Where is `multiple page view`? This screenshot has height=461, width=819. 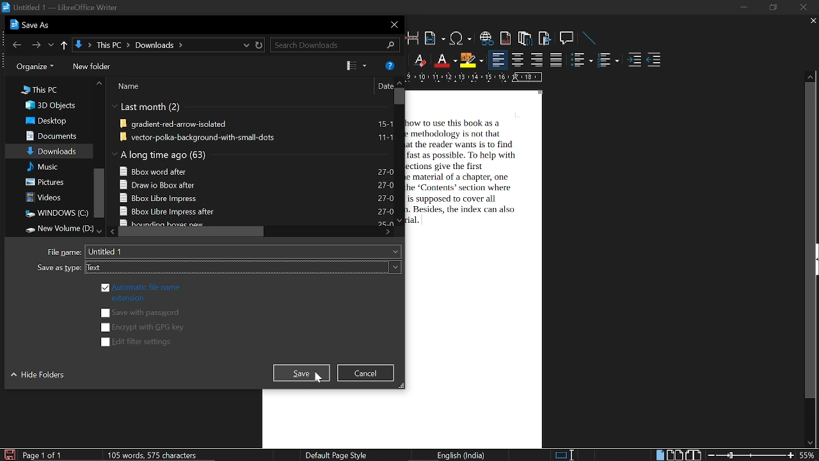 multiple page view is located at coordinates (674, 455).